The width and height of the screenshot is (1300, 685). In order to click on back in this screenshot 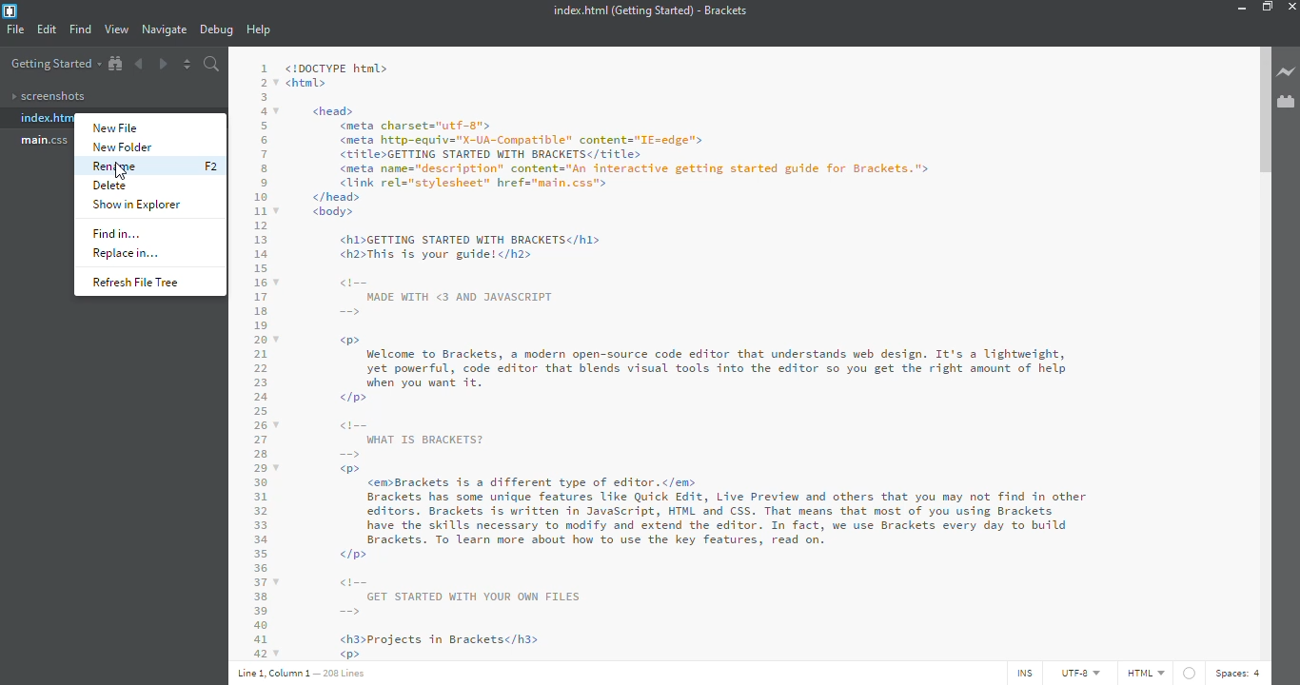, I will do `click(142, 63)`.